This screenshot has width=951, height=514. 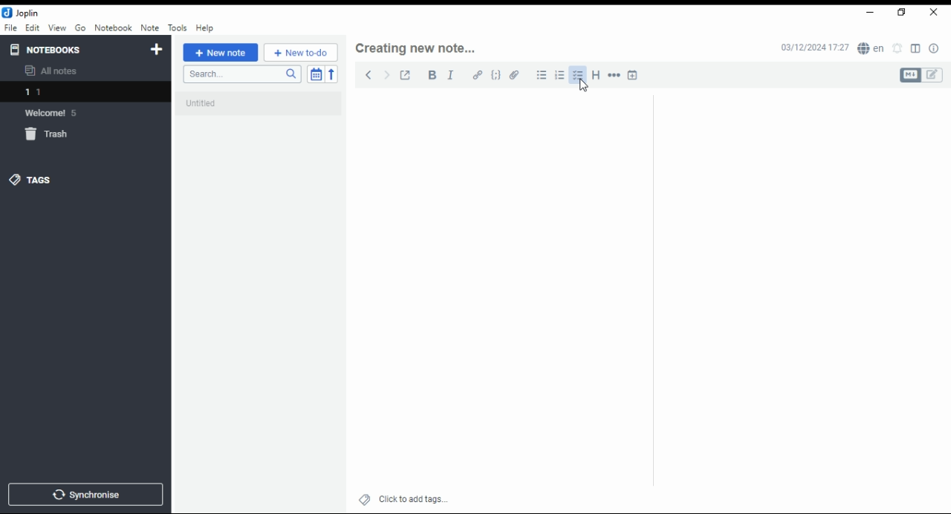 I want to click on heading, so click(x=597, y=75).